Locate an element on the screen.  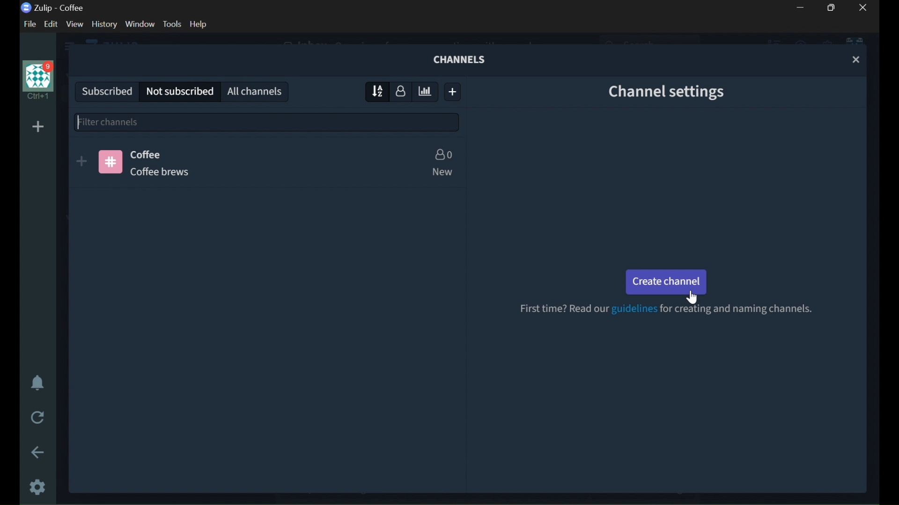
CLOSE is located at coordinates (863, 7).